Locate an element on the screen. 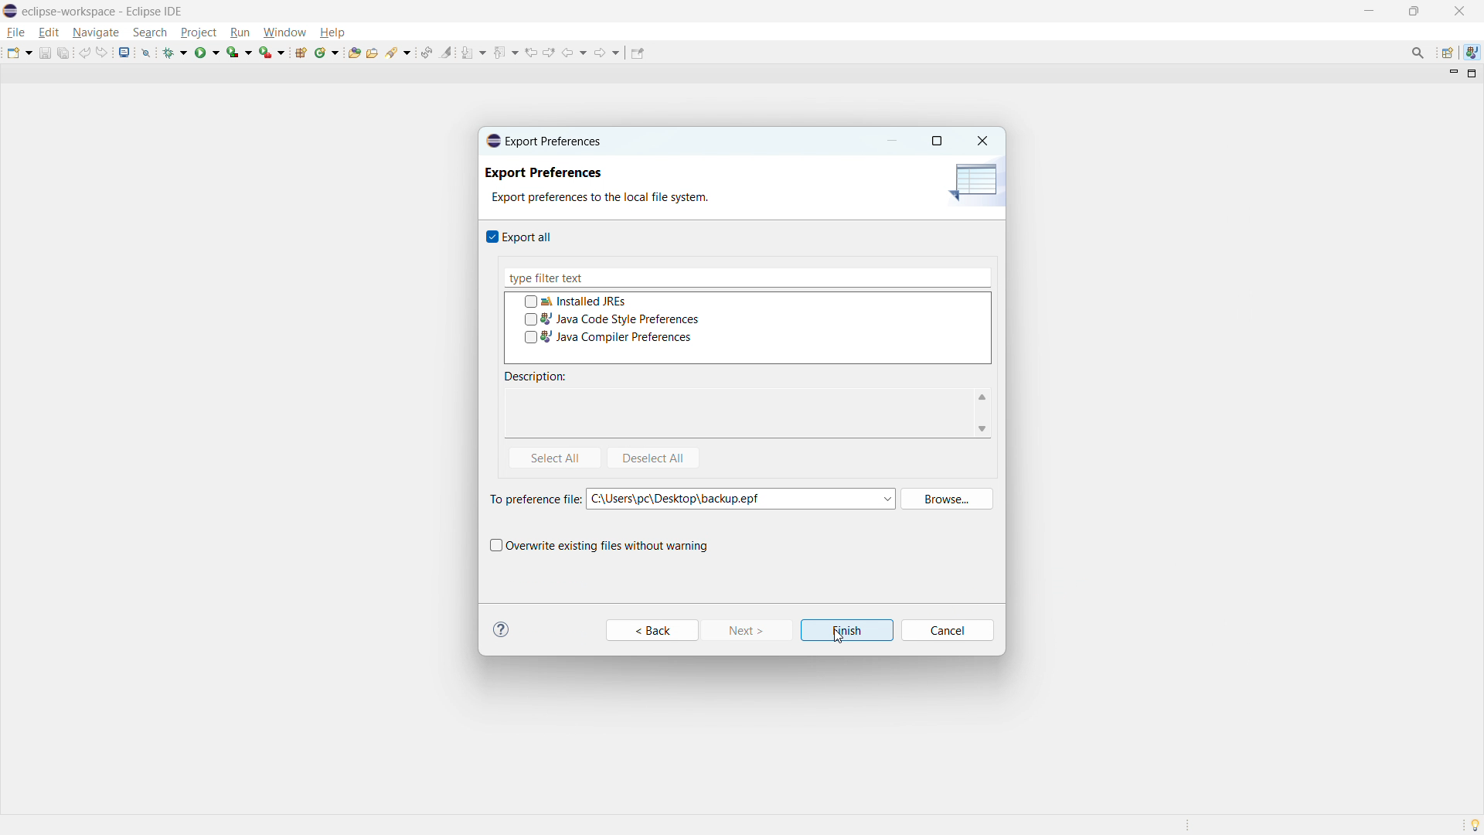 The image size is (1484, 835). Export Preferences is located at coordinates (546, 170).